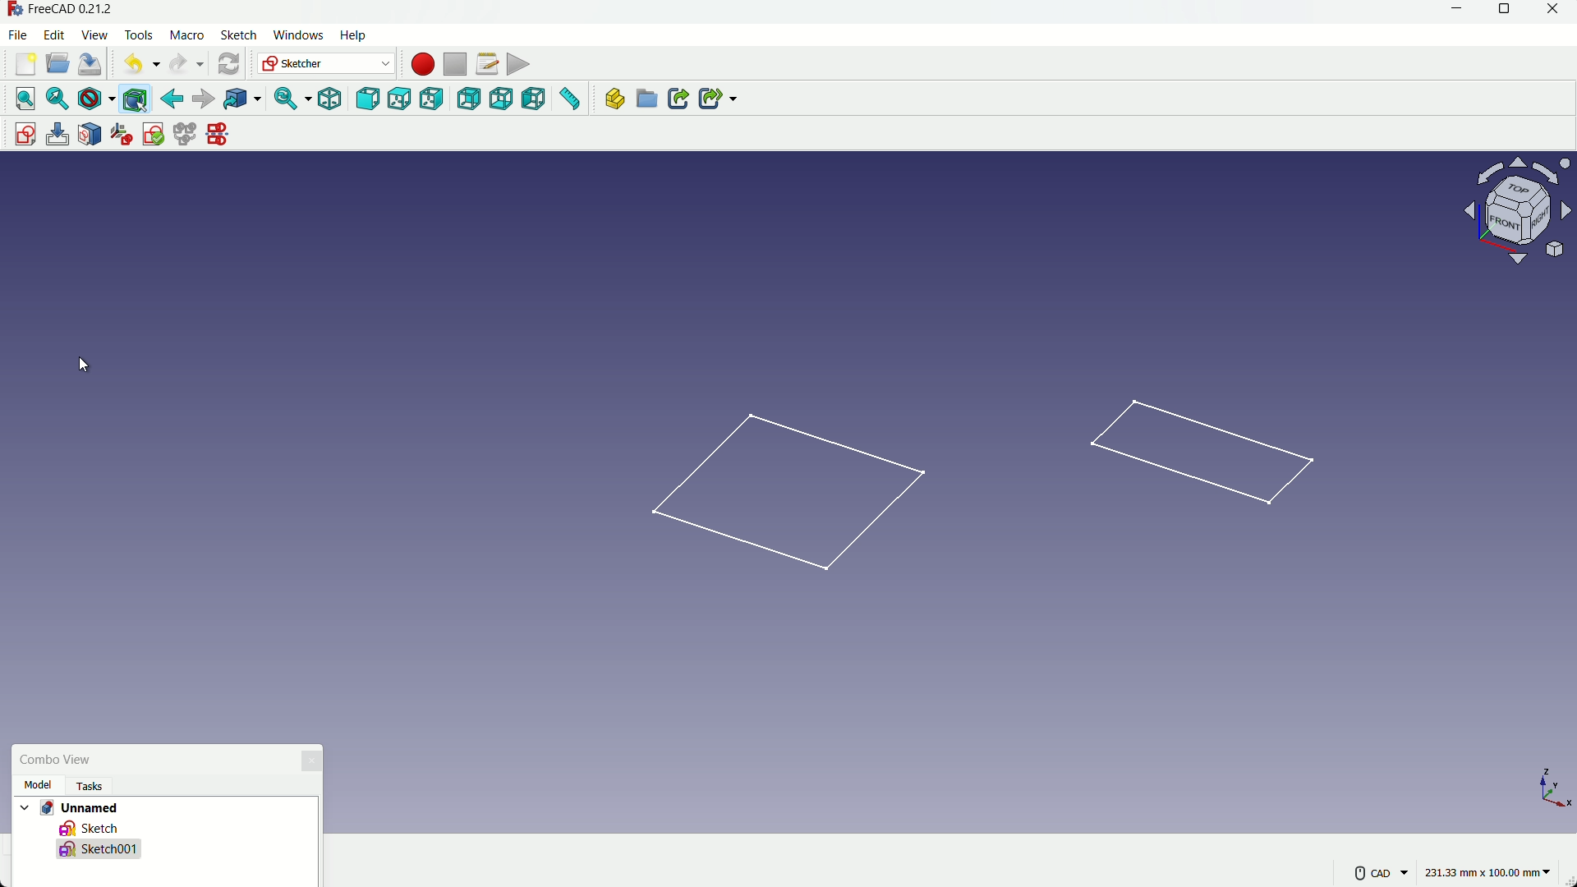 Image resolution: width=1577 pixels, height=887 pixels. I want to click on create group, so click(646, 97).